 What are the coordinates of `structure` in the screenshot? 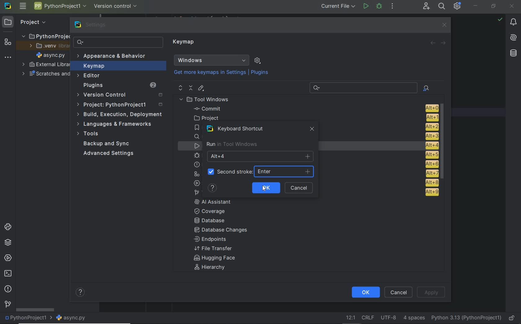 It's located at (7, 41).